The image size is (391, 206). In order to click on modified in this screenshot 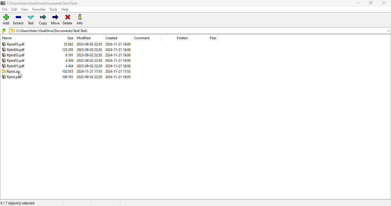, I will do `click(84, 38)`.